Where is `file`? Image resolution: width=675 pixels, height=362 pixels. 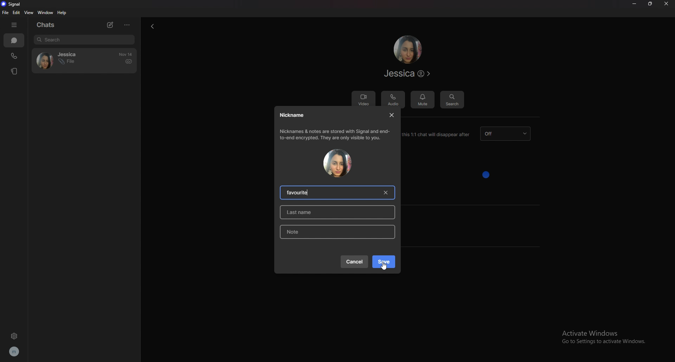
file is located at coordinates (6, 12).